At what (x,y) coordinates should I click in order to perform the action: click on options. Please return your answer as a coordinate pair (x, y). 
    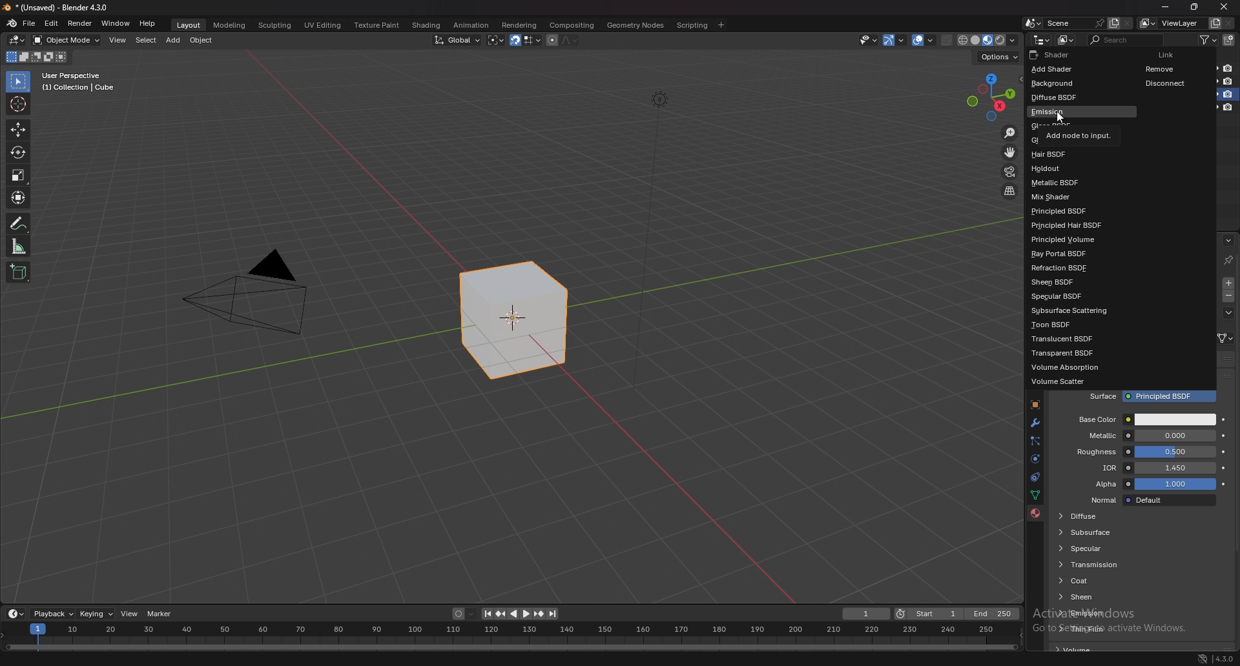
    Looking at the image, I should click on (1228, 240).